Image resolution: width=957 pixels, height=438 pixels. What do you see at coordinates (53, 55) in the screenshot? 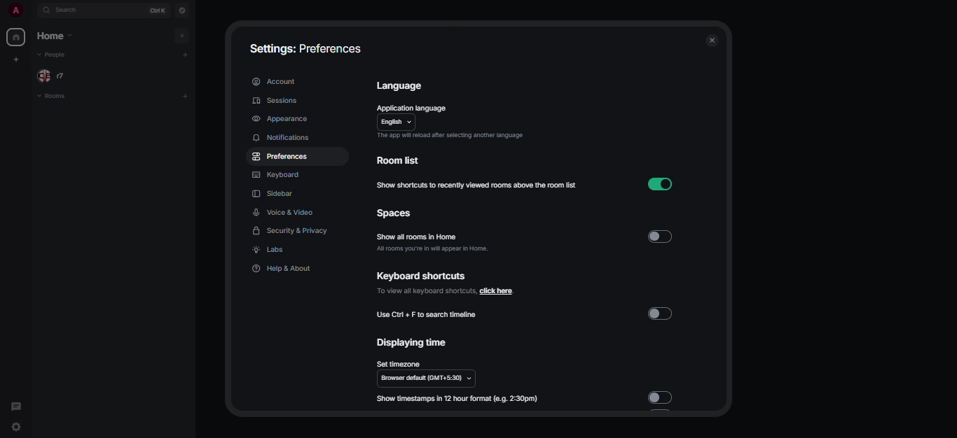
I see `people` at bounding box center [53, 55].